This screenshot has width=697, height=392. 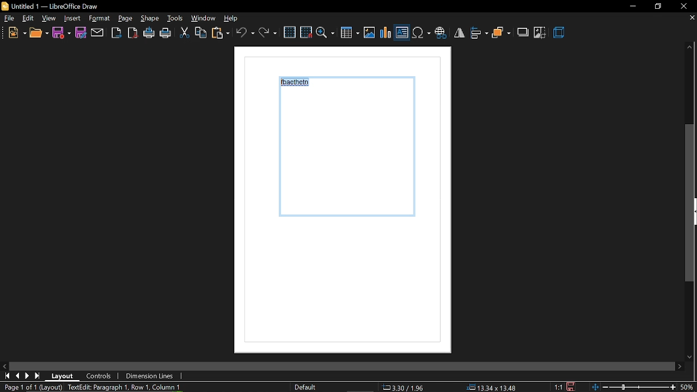 What do you see at coordinates (204, 18) in the screenshot?
I see `window` at bounding box center [204, 18].